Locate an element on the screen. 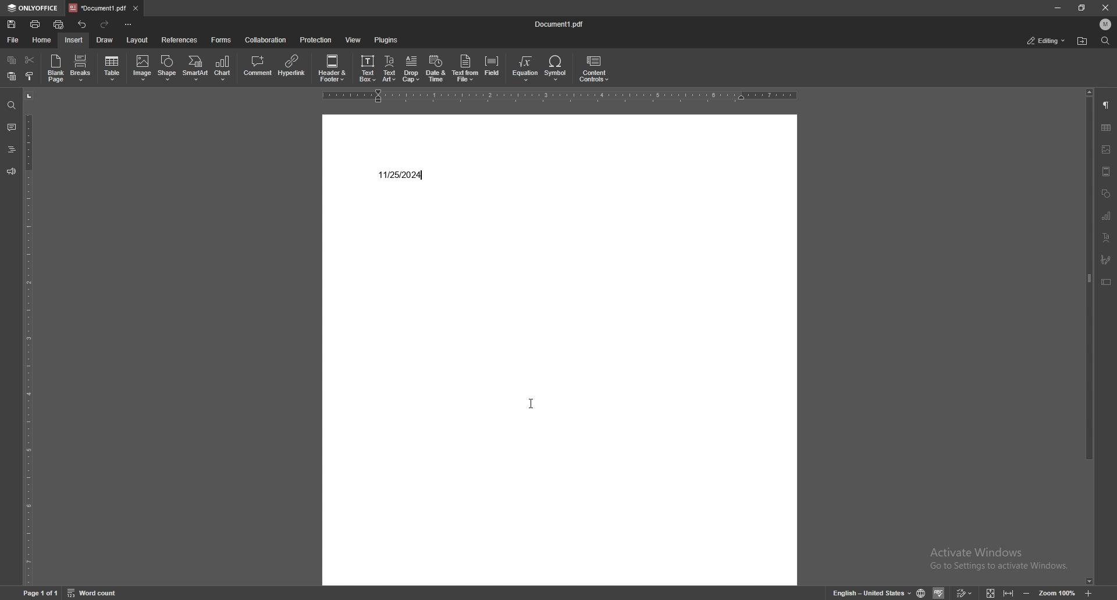 The width and height of the screenshot is (1117, 600). vertical scale is located at coordinates (30, 338).